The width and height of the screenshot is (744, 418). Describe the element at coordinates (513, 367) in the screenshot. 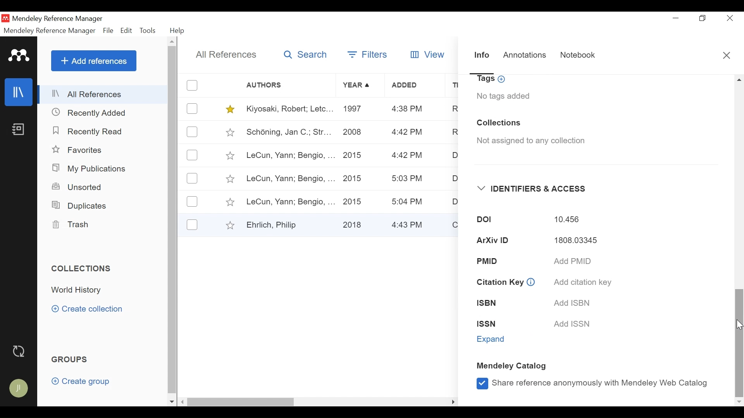

I see `Mendeley Catalogue` at that location.